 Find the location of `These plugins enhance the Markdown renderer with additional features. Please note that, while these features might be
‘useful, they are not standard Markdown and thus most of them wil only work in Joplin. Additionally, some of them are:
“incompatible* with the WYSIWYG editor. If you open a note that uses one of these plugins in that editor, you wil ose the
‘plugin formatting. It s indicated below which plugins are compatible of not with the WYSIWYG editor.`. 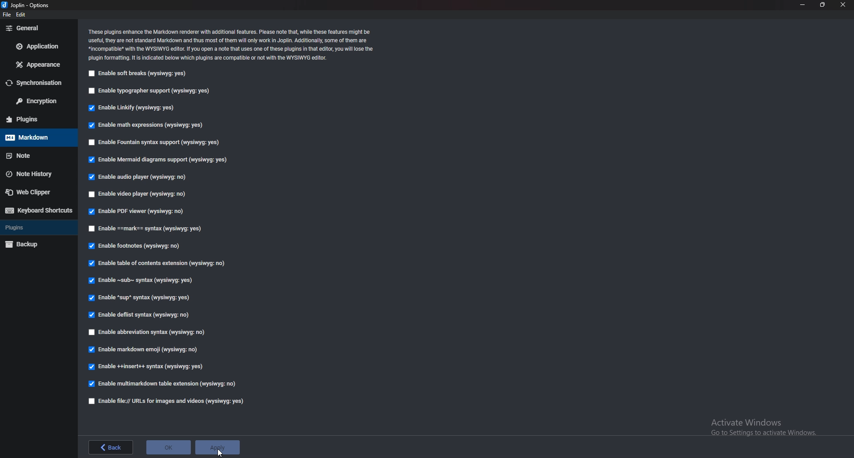

These plugins enhance the Markdown renderer with additional features. Please note that, while these features might be
‘useful, they are not standard Markdown and thus most of them wil only work in Joplin. Additionally, some of them are:
“incompatible* with the WYSIWYG editor. If you open a note that uses one of these plugins in that editor, you wil ose the
‘plugin formatting. It s indicated below which plugins are compatible of not with the WYSIWYG editor. is located at coordinates (235, 44).